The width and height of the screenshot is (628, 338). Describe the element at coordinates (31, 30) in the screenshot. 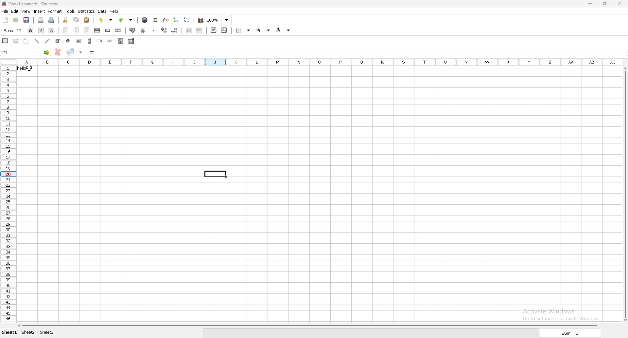

I see `bold` at that location.